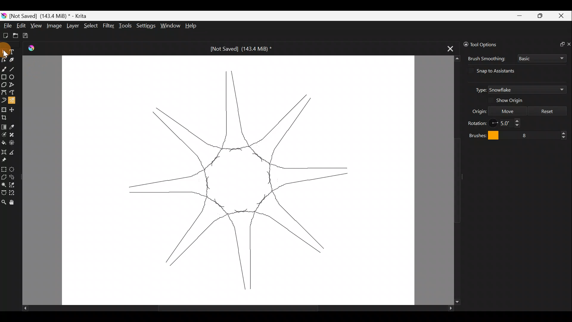 This screenshot has height=322, width=572. Describe the element at coordinates (110, 26) in the screenshot. I see `Filter` at that location.